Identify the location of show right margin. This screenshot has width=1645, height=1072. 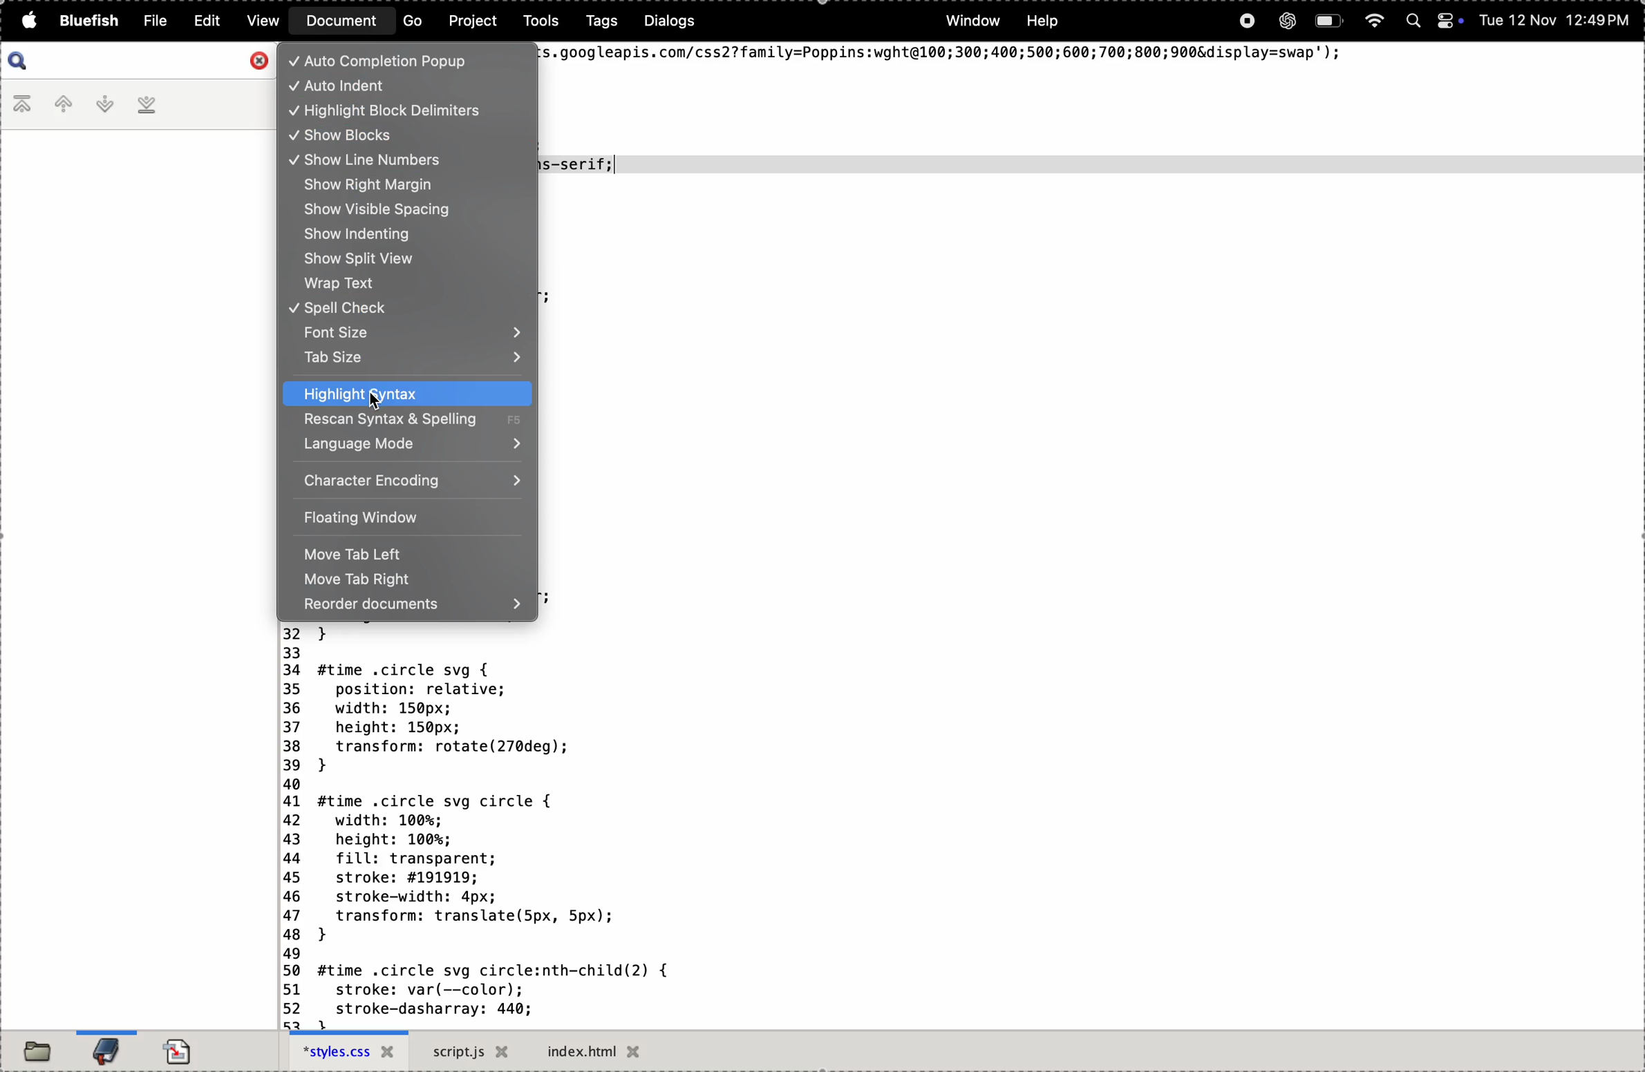
(410, 186).